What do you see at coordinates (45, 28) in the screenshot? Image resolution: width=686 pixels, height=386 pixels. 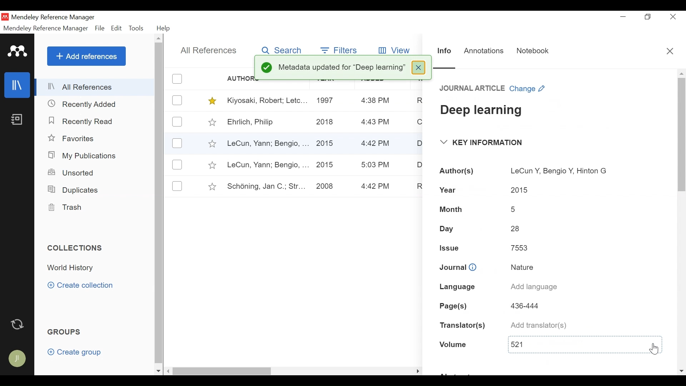 I see `Mendeley Reference Manager` at bounding box center [45, 28].